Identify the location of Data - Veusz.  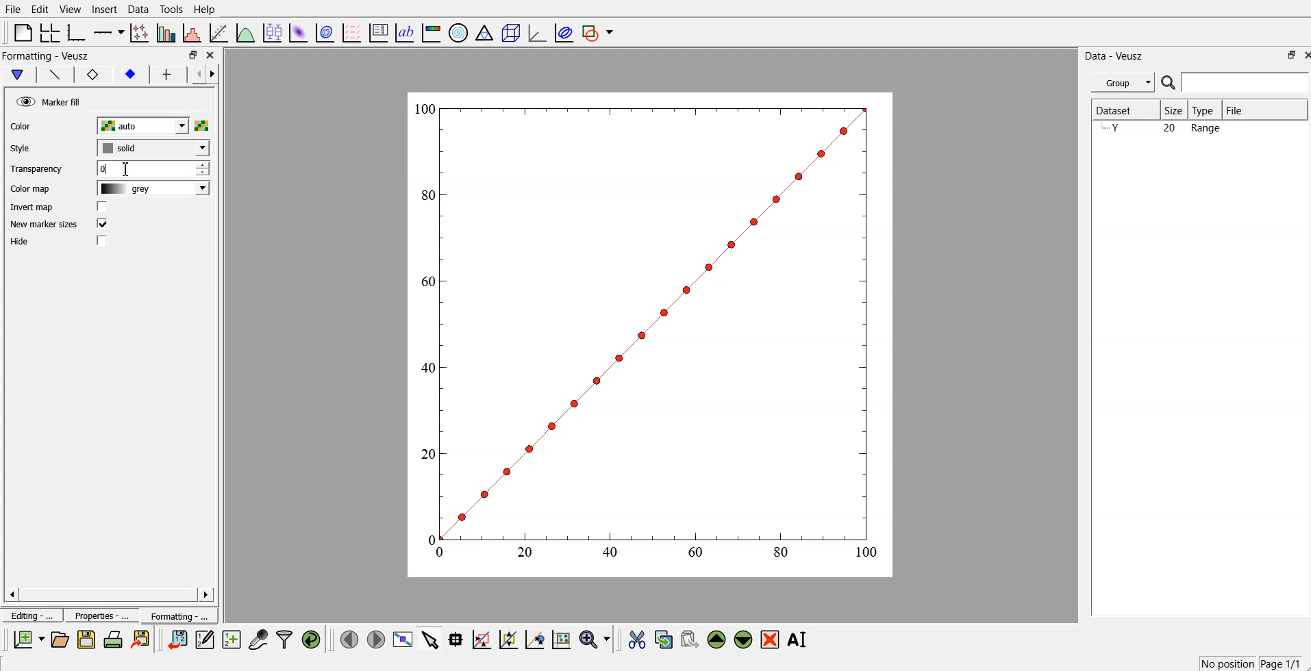
(1119, 55).